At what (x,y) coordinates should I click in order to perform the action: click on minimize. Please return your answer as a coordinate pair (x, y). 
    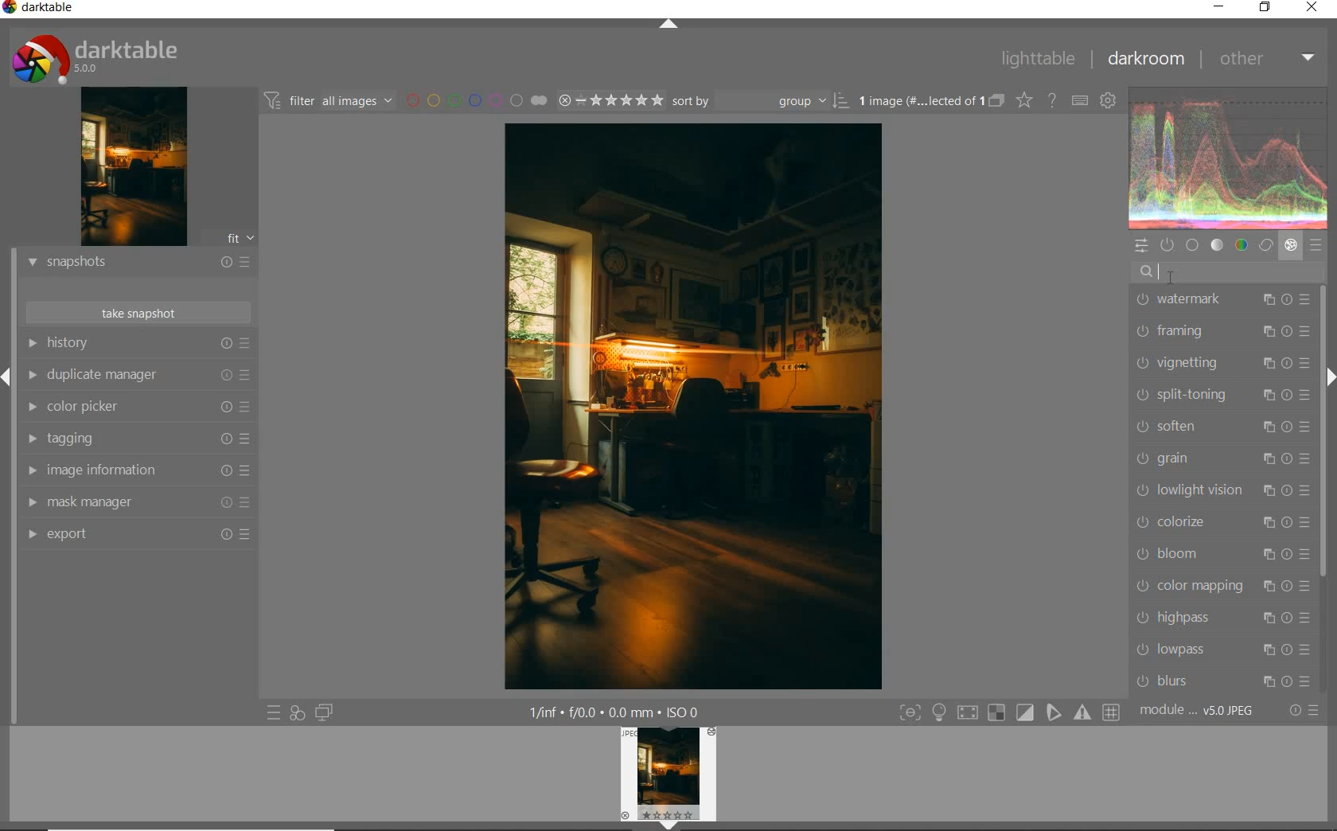
    Looking at the image, I should click on (1218, 8).